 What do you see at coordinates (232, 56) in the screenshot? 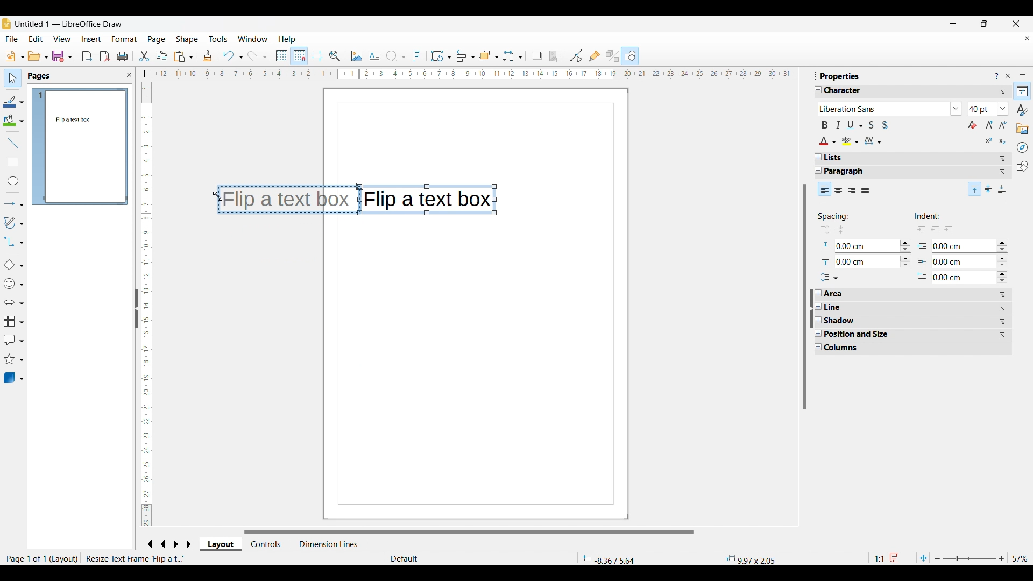
I see `Undo` at bounding box center [232, 56].